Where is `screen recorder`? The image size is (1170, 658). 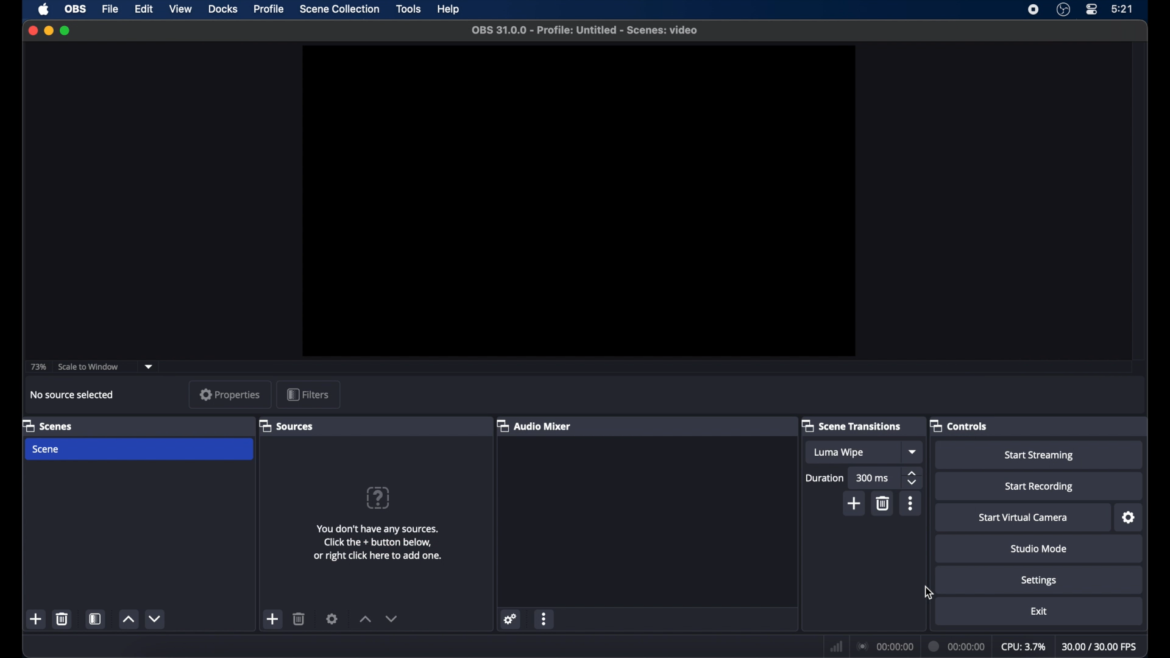 screen recorder is located at coordinates (1034, 9).